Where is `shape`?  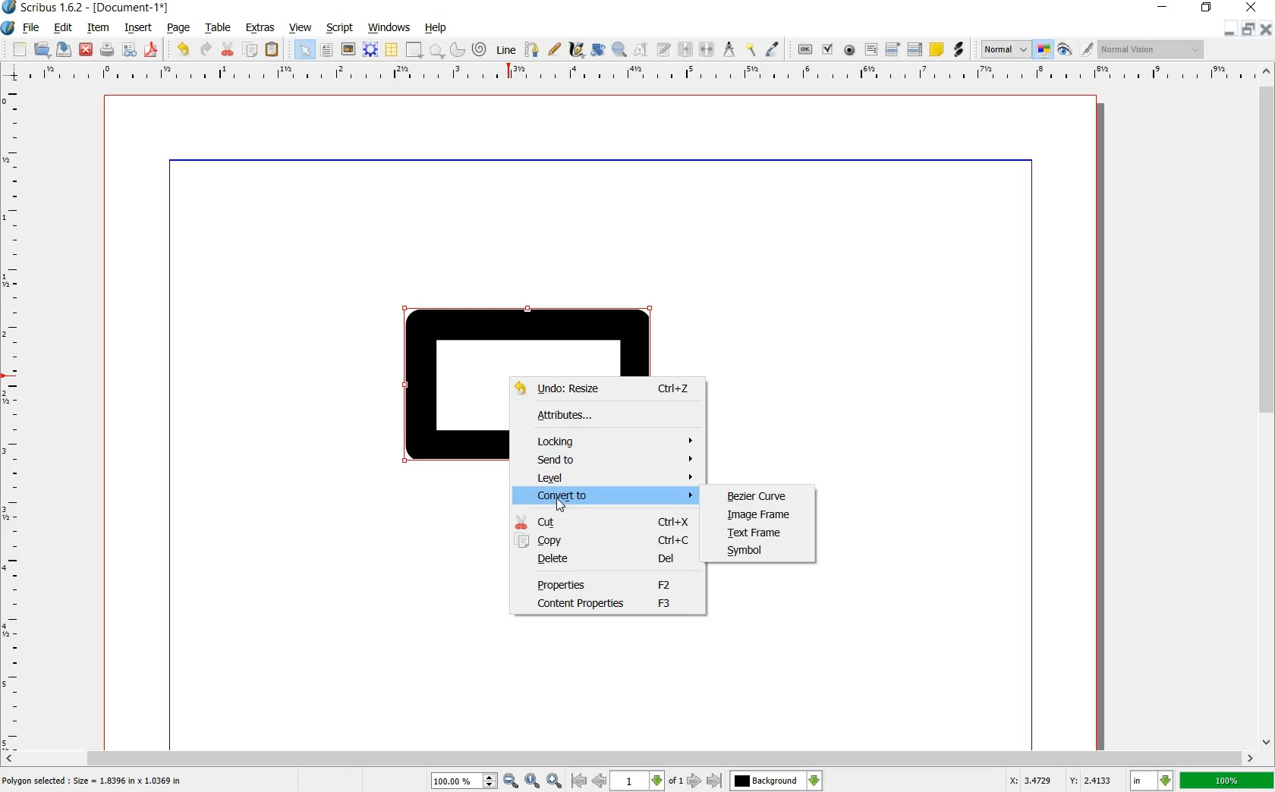 shape is located at coordinates (412, 50).